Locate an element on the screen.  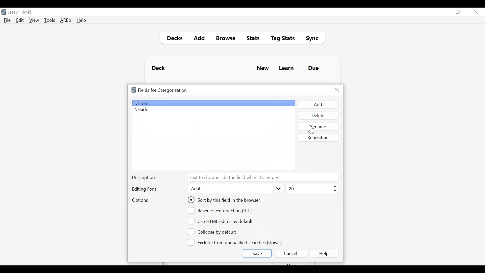
minimize is located at coordinates (440, 12).